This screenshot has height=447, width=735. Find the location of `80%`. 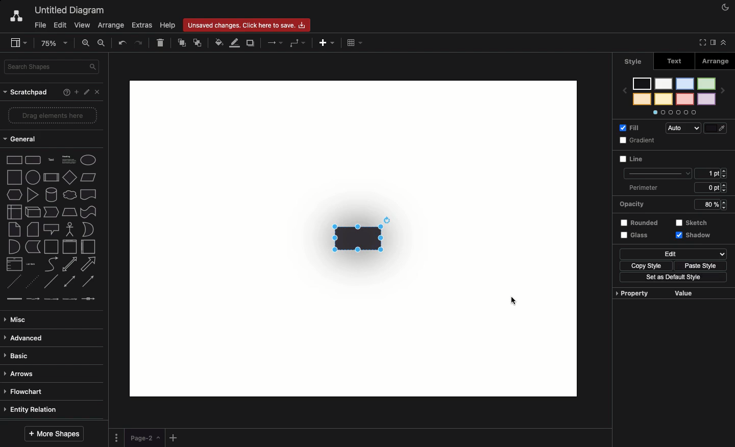

80% is located at coordinates (707, 205).